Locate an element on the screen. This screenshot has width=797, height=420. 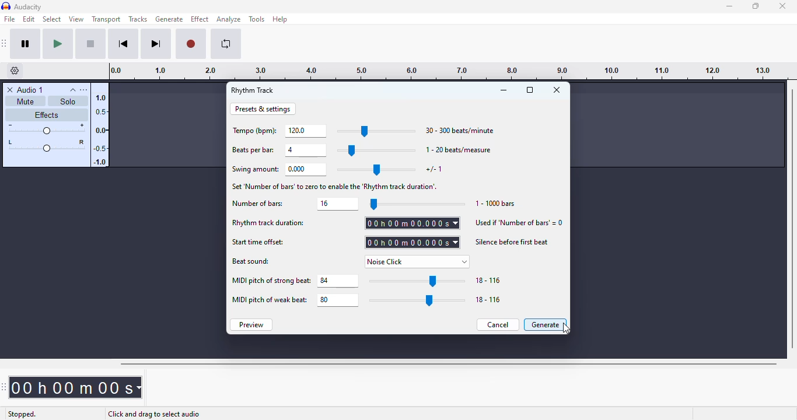
rhythm track is located at coordinates (253, 90).